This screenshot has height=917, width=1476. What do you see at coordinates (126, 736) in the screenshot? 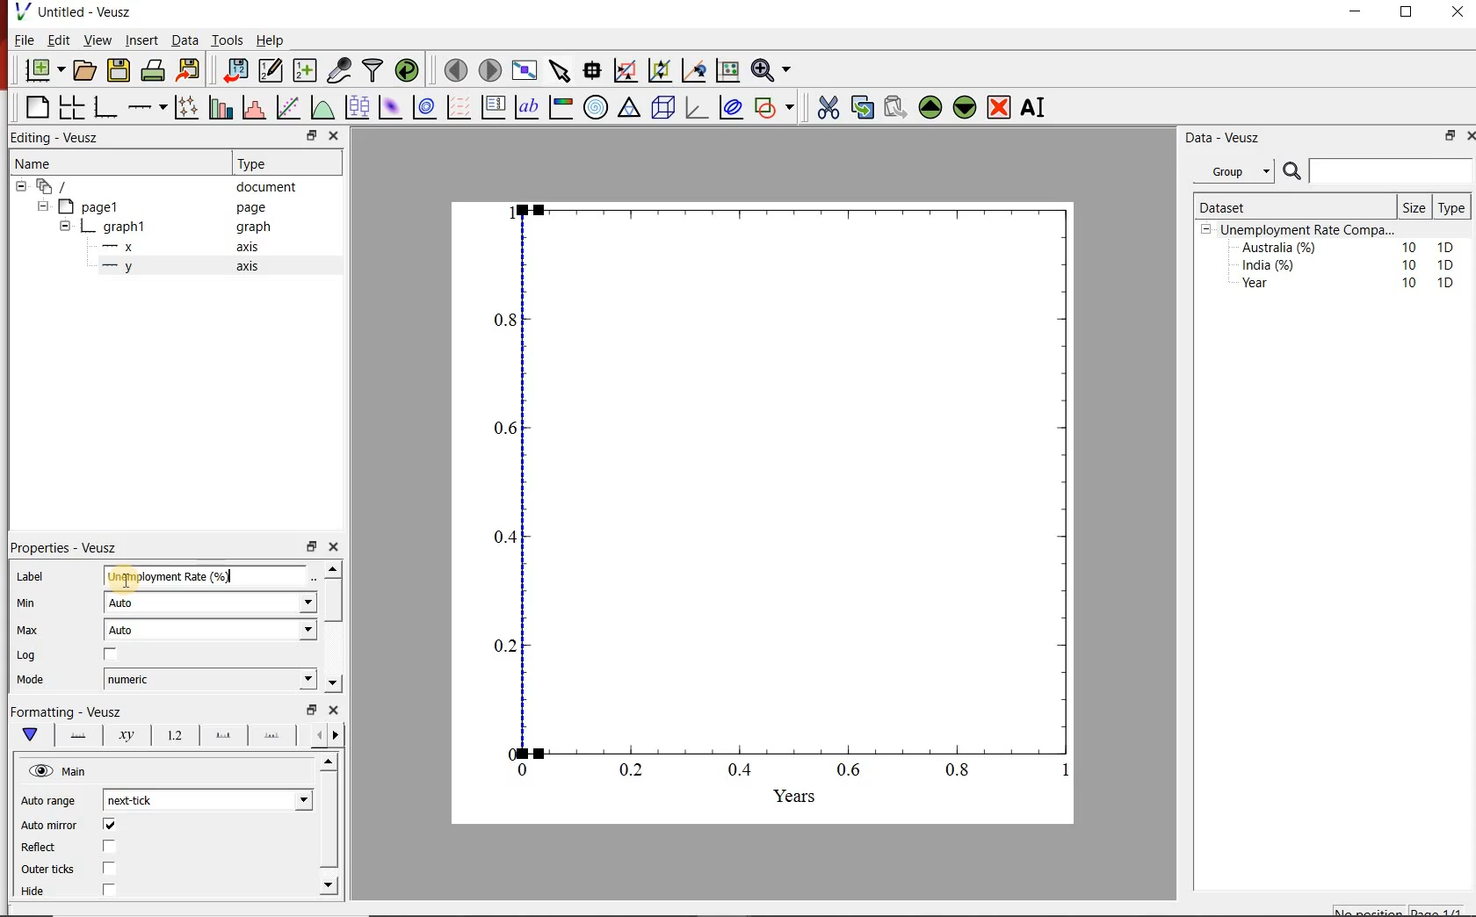
I see `axis label` at bounding box center [126, 736].